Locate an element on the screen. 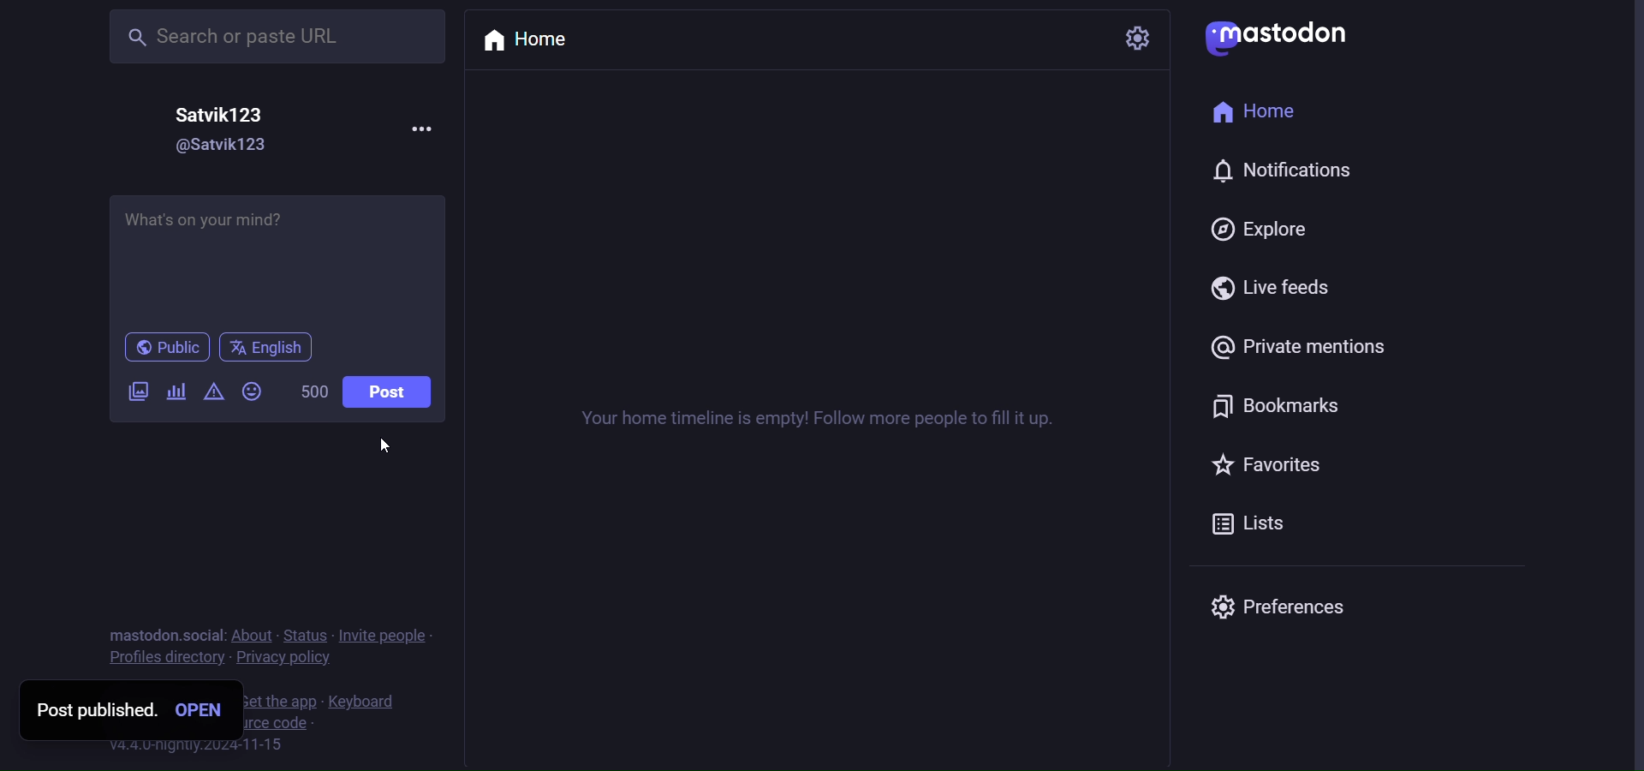 This screenshot has height=771, width=1644. notification is located at coordinates (1281, 175).